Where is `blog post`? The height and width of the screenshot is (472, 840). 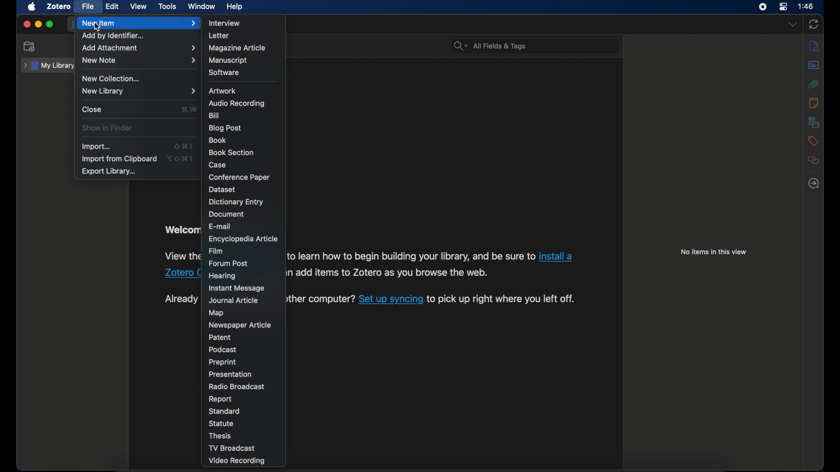 blog post is located at coordinates (224, 128).